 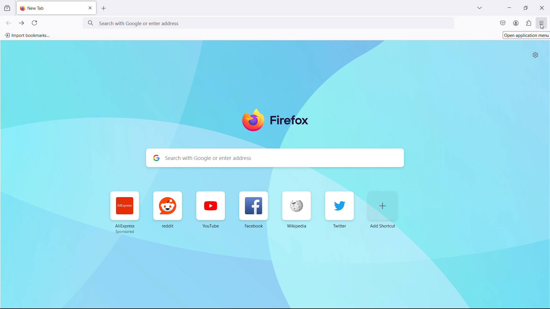 I want to click on reload current page, so click(x=34, y=24).